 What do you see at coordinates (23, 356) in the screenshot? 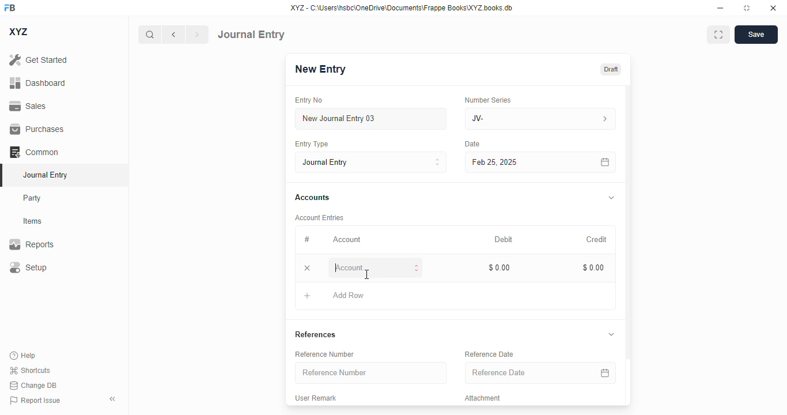
I see `help` at bounding box center [23, 356].